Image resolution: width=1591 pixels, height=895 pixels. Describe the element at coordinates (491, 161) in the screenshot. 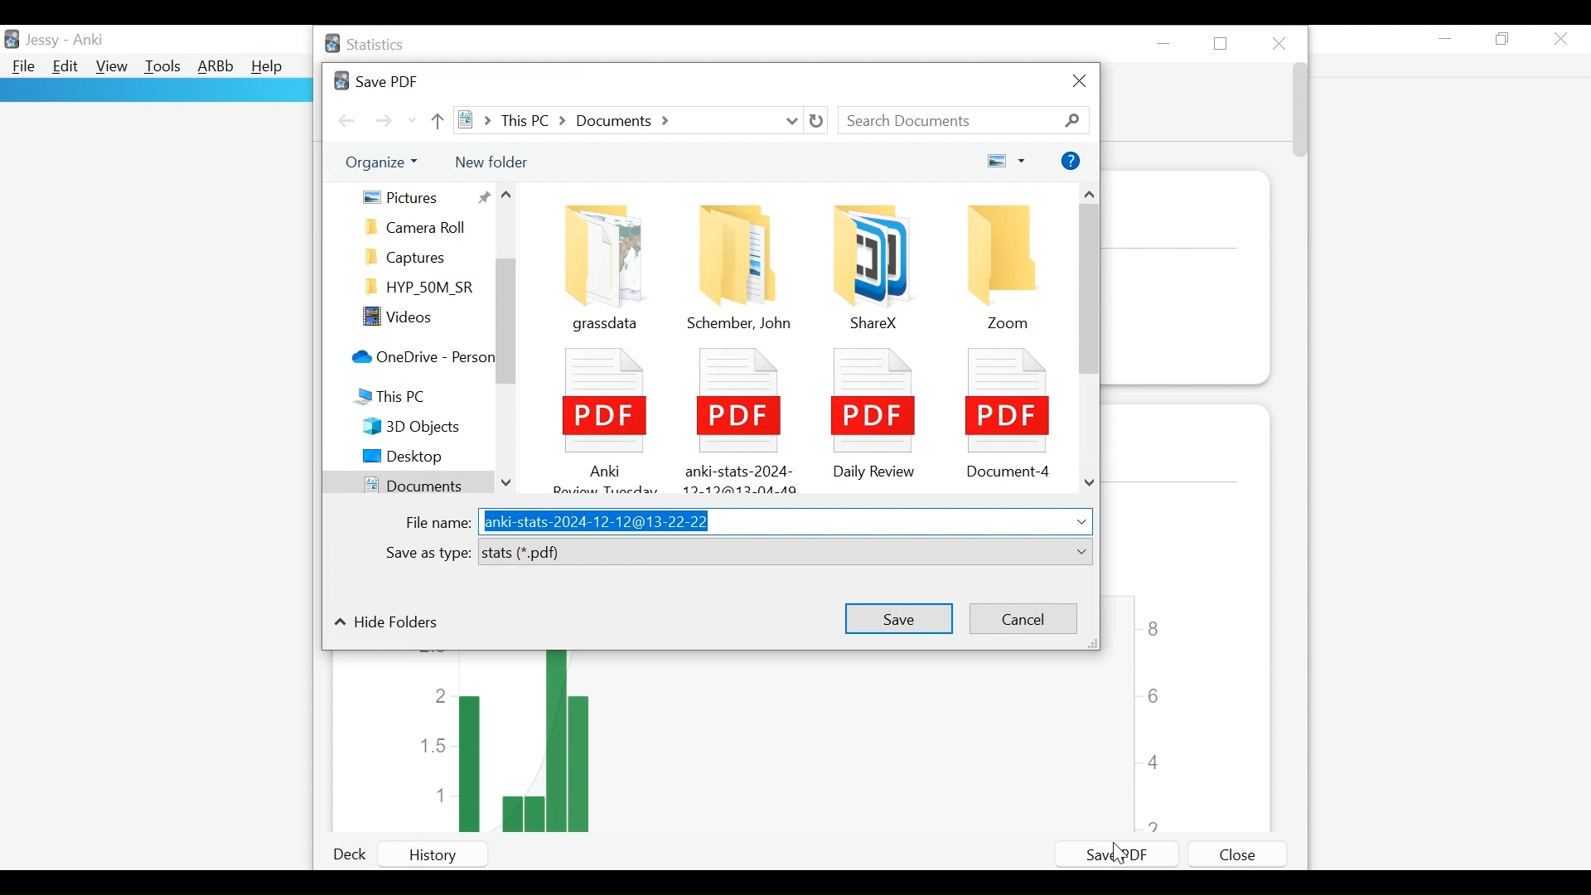

I see `New Folder` at that location.